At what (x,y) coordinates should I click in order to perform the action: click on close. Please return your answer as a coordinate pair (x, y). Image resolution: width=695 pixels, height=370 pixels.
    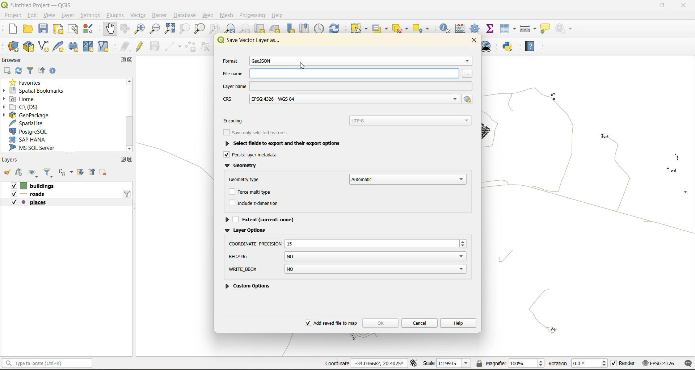
    Looking at the image, I should click on (682, 6).